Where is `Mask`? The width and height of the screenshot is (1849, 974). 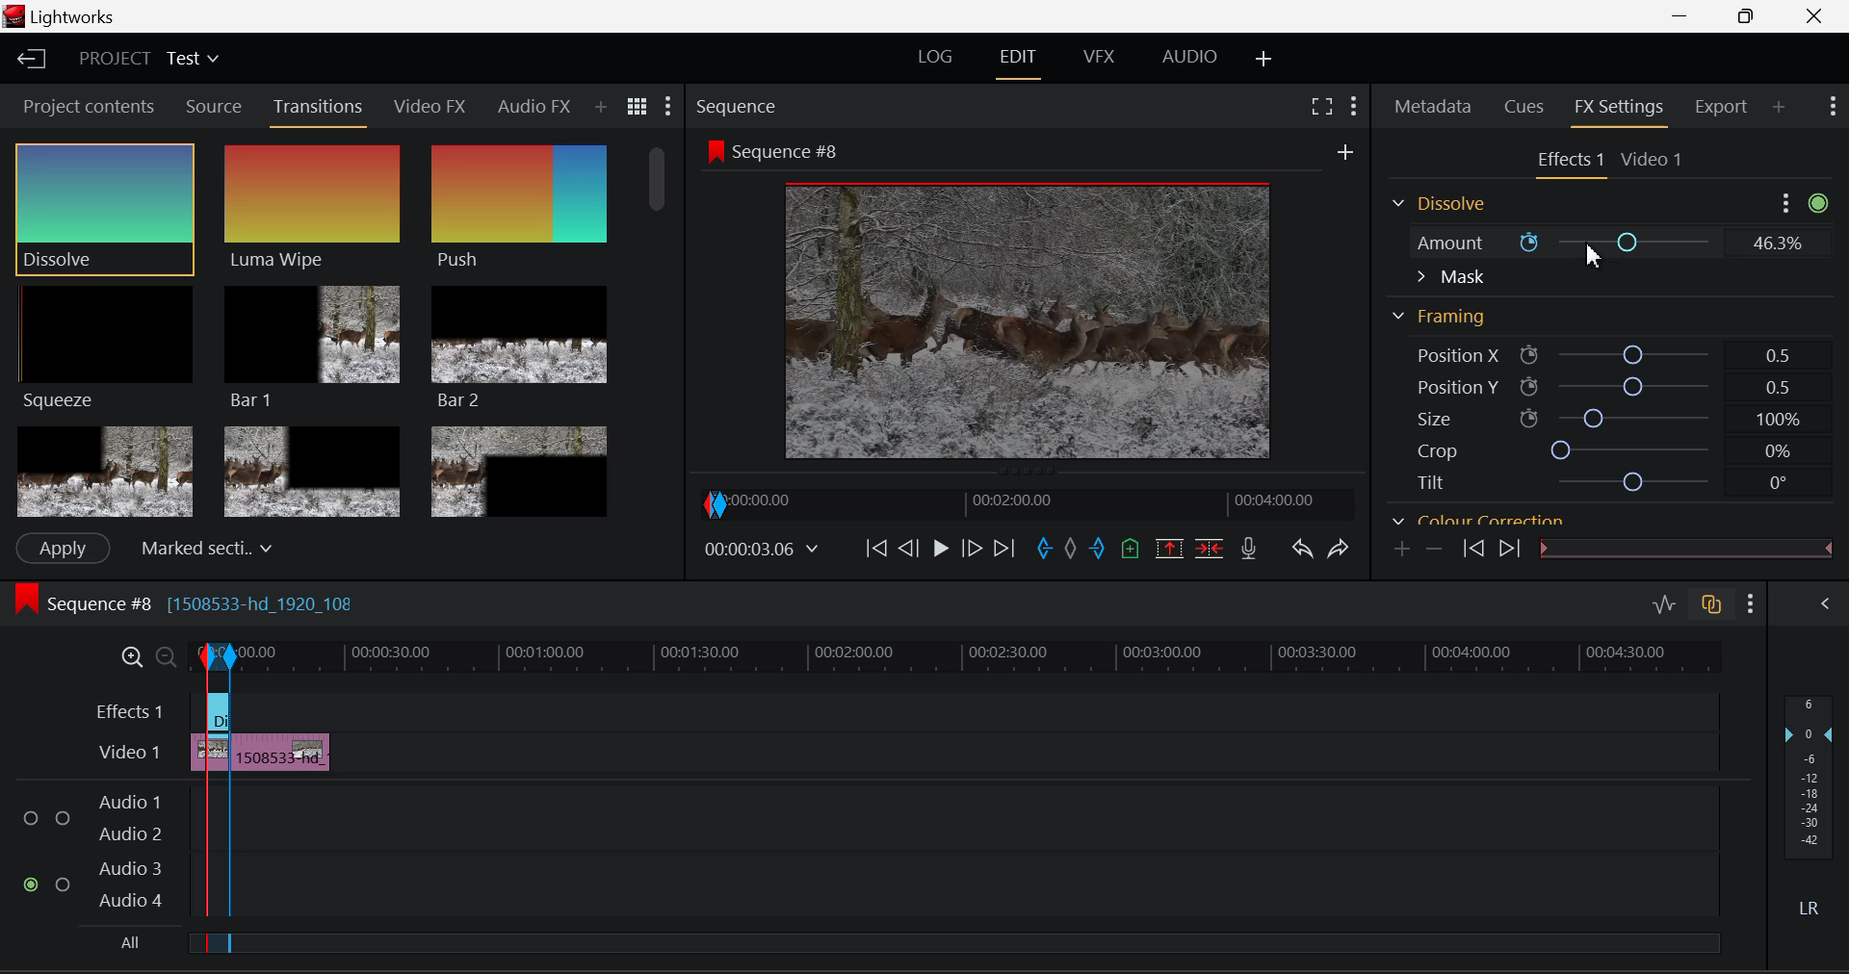 Mask is located at coordinates (1450, 277).